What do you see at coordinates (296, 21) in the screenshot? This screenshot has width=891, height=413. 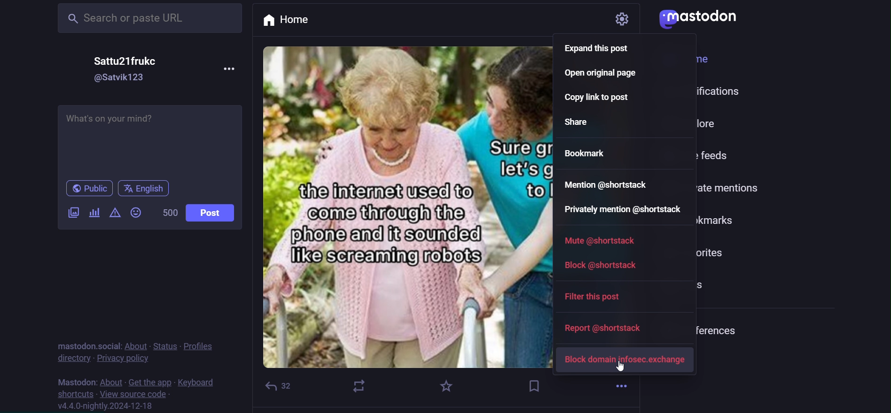 I see `home` at bounding box center [296, 21].